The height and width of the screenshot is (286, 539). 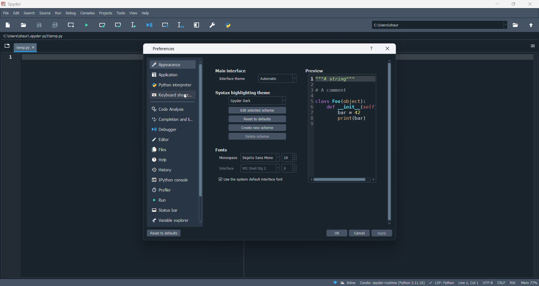 I want to click on char set, so click(x=488, y=282).